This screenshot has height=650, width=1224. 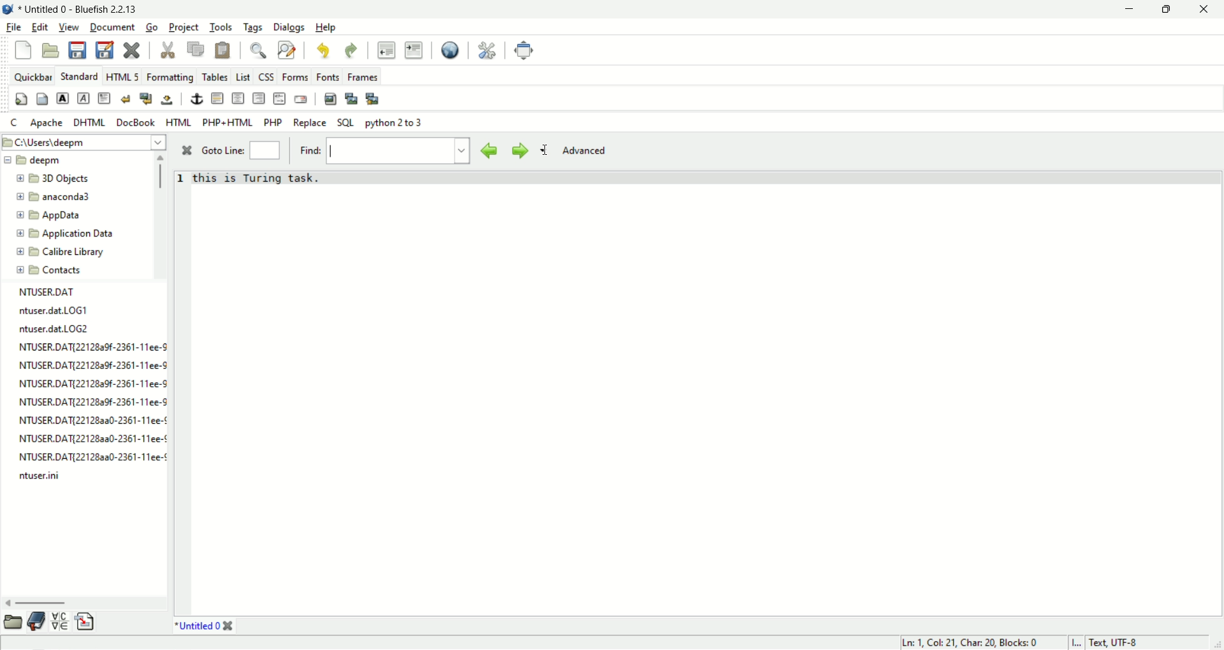 What do you see at coordinates (215, 77) in the screenshot?
I see `tables` at bounding box center [215, 77].